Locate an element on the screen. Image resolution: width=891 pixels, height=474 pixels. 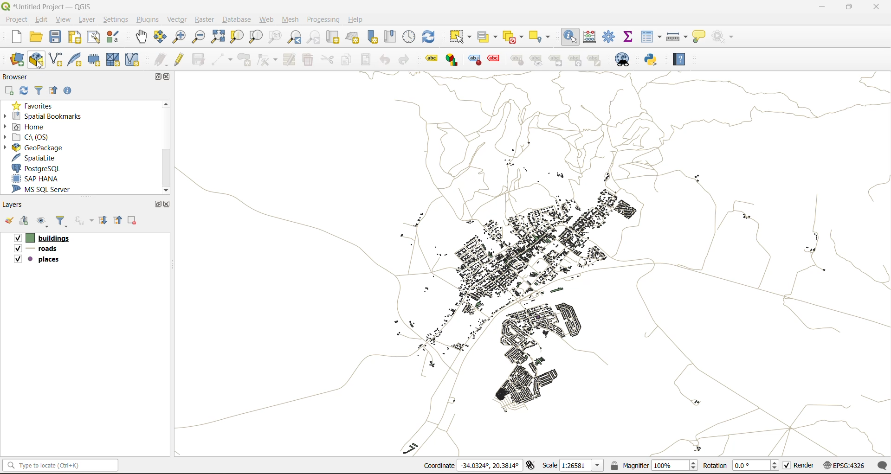
home is located at coordinates (28, 127).